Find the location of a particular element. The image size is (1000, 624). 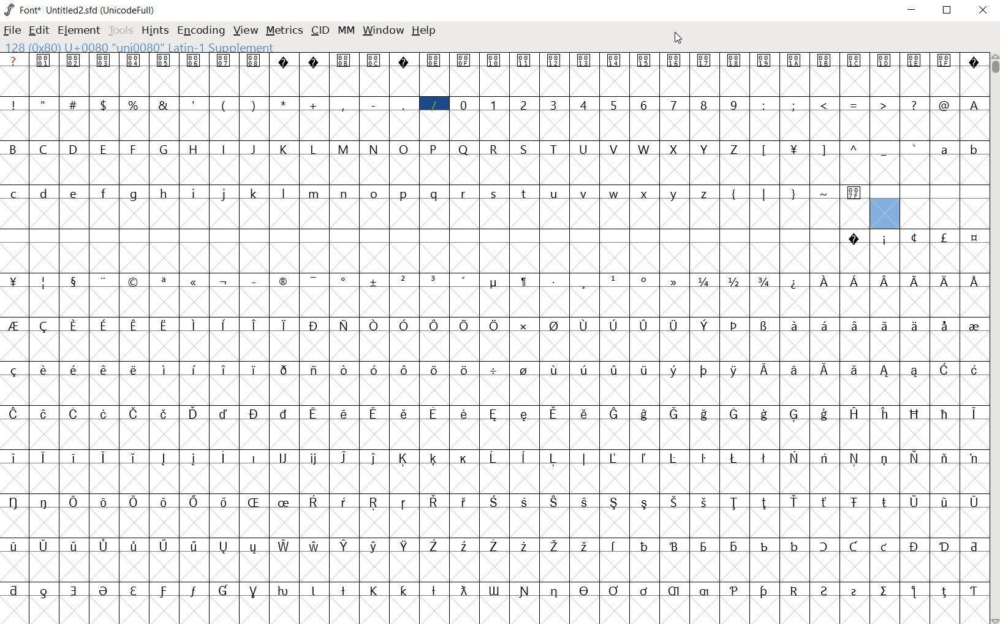

glyph is located at coordinates (284, 457).